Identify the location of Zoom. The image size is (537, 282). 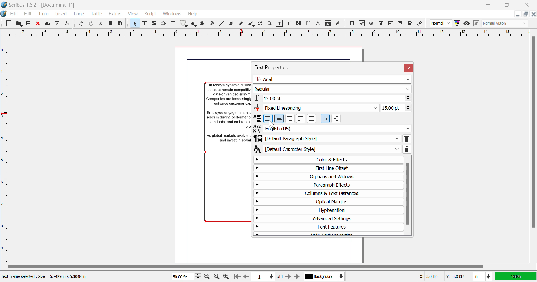
(270, 24).